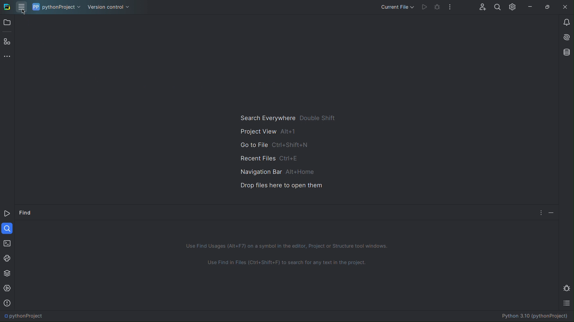  Describe the element at coordinates (8, 289) in the screenshot. I see `Services` at that location.